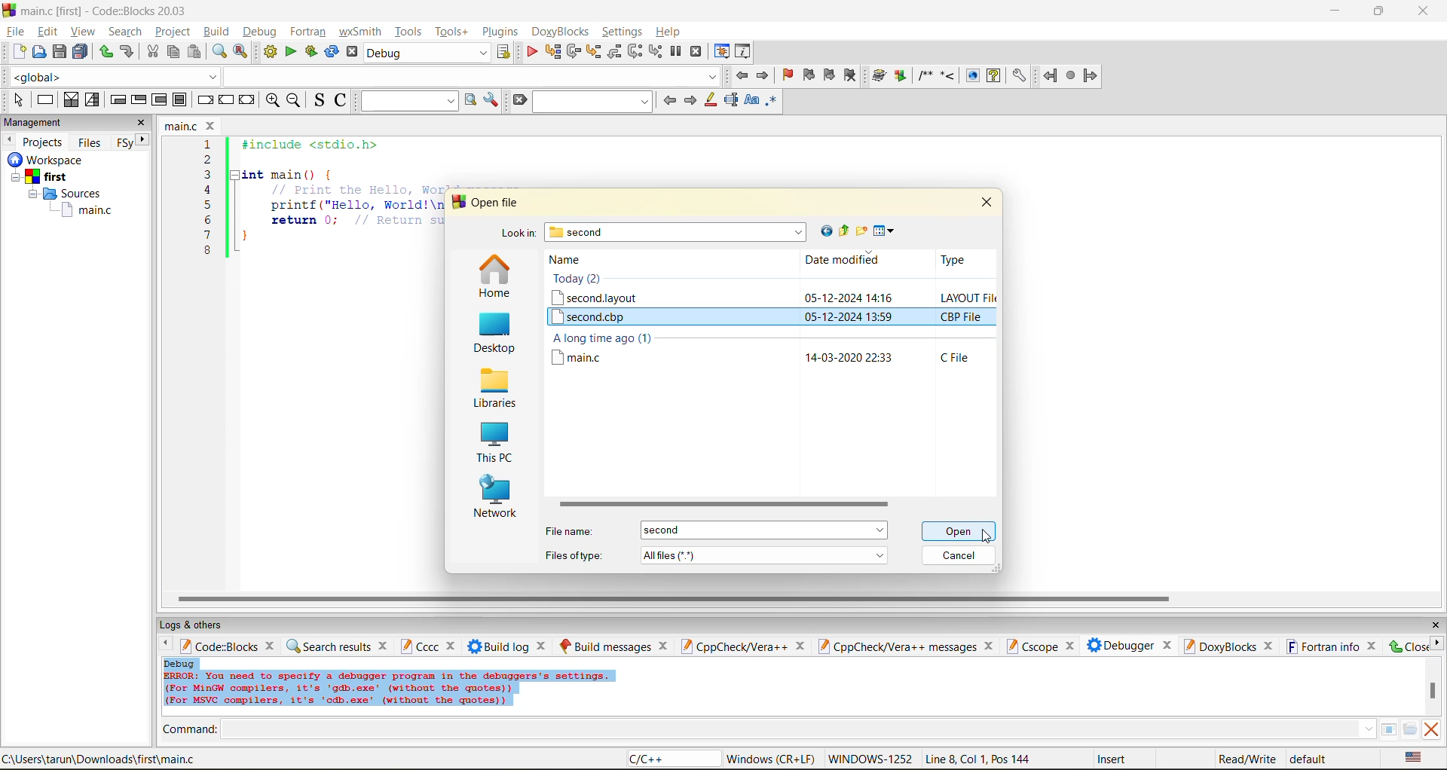  I want to click on debug, so click(180, 663).